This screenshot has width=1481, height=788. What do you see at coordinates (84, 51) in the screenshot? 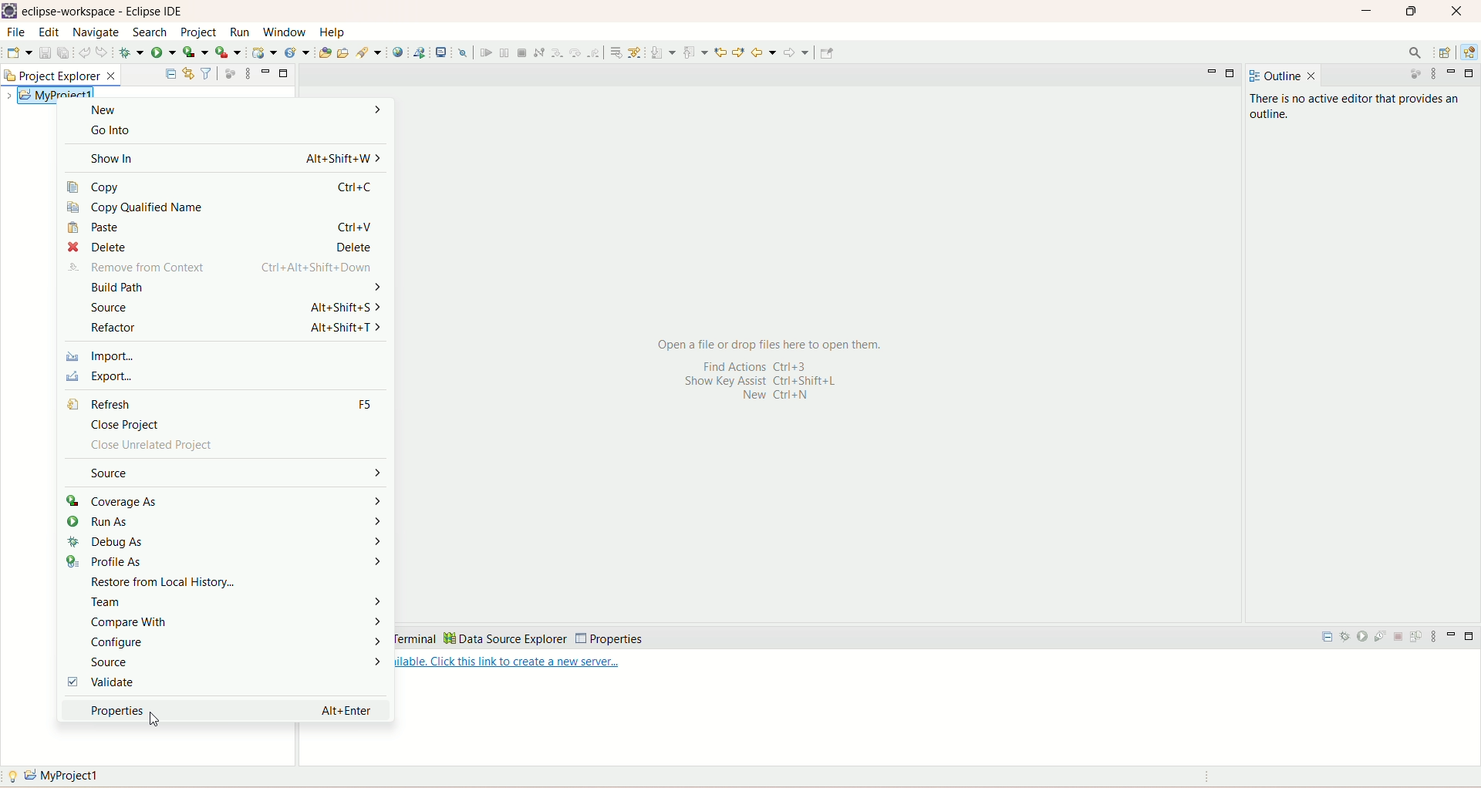
I see `undo` at bounding box center [84, 51].